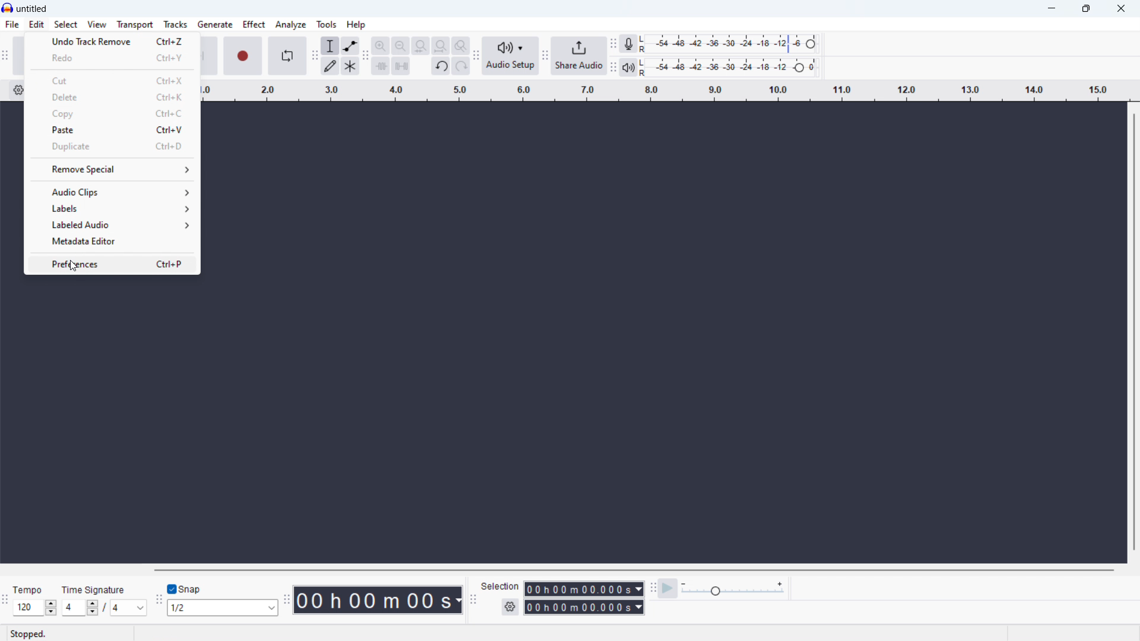 This screenshot has width=1140, height=641. What do you see at coordinates (628, 67) in the screenshot?
I see `playback meter toolbar` at bounding box center [628, 67].